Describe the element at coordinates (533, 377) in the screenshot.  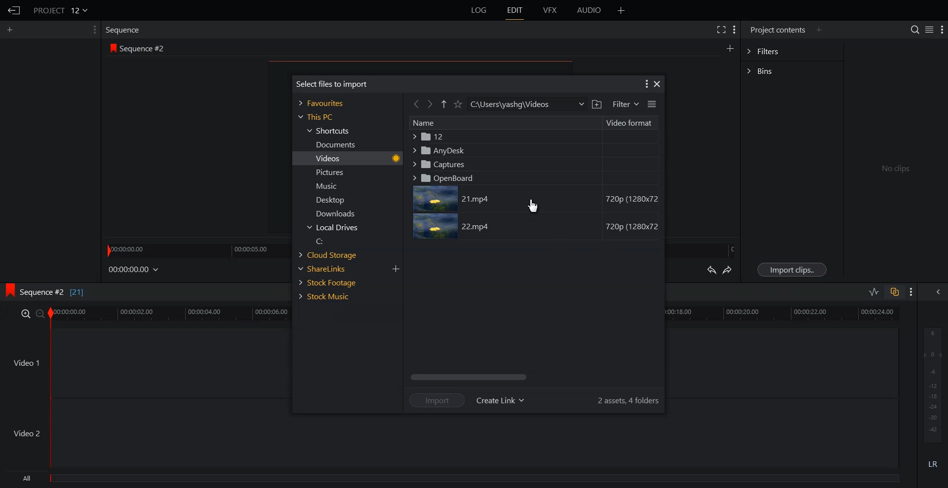
I see `Horizontal scroll Bar` at that location.